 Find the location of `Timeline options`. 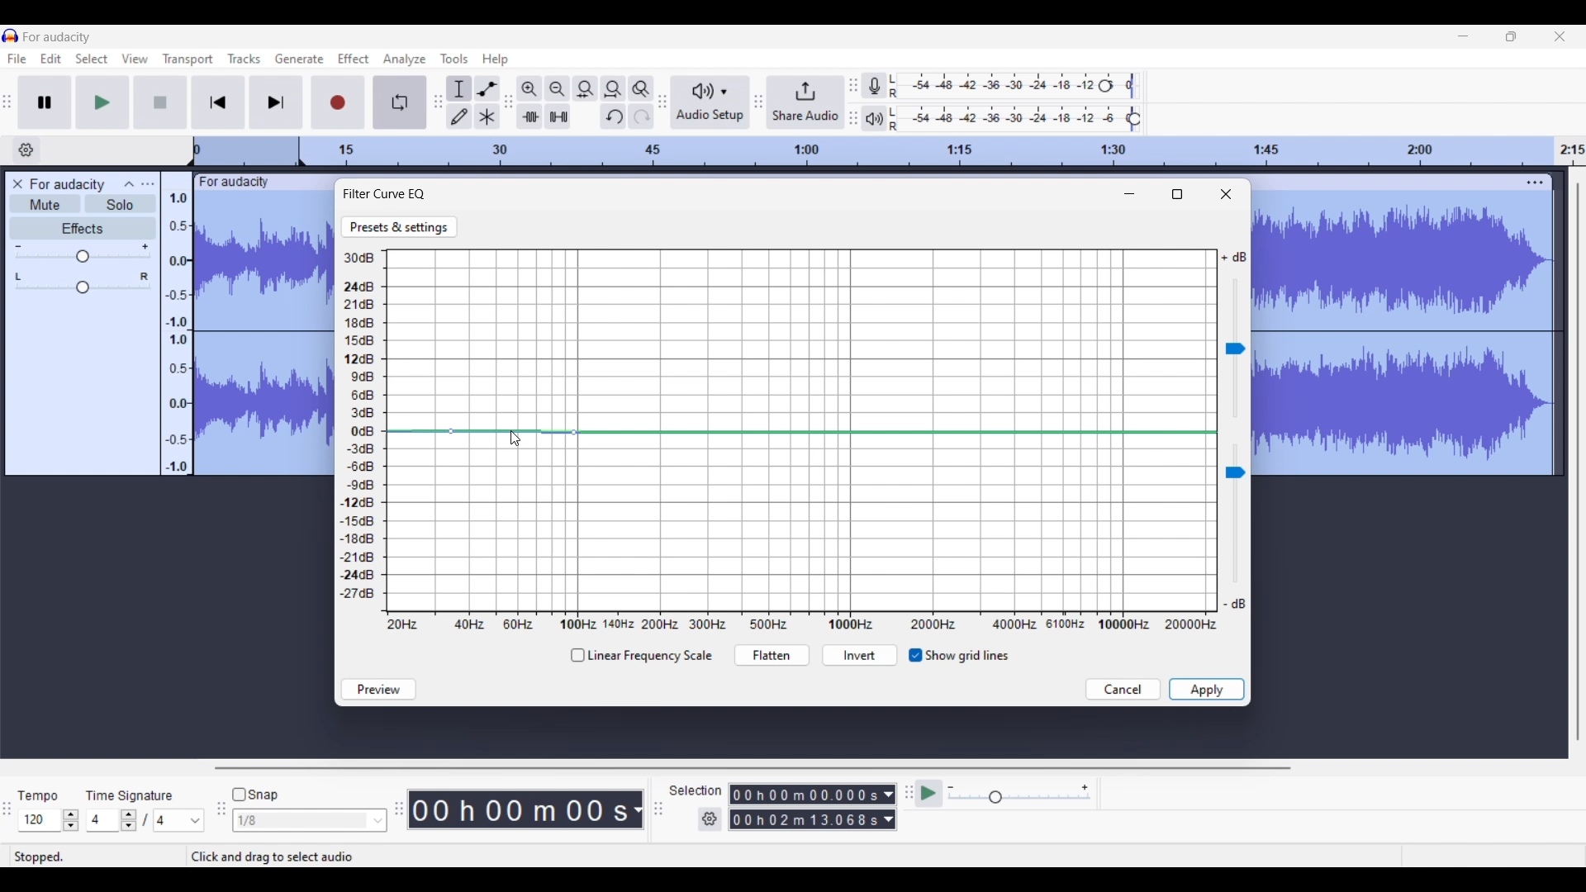

Timeline options is located at coordinates (27, 149).